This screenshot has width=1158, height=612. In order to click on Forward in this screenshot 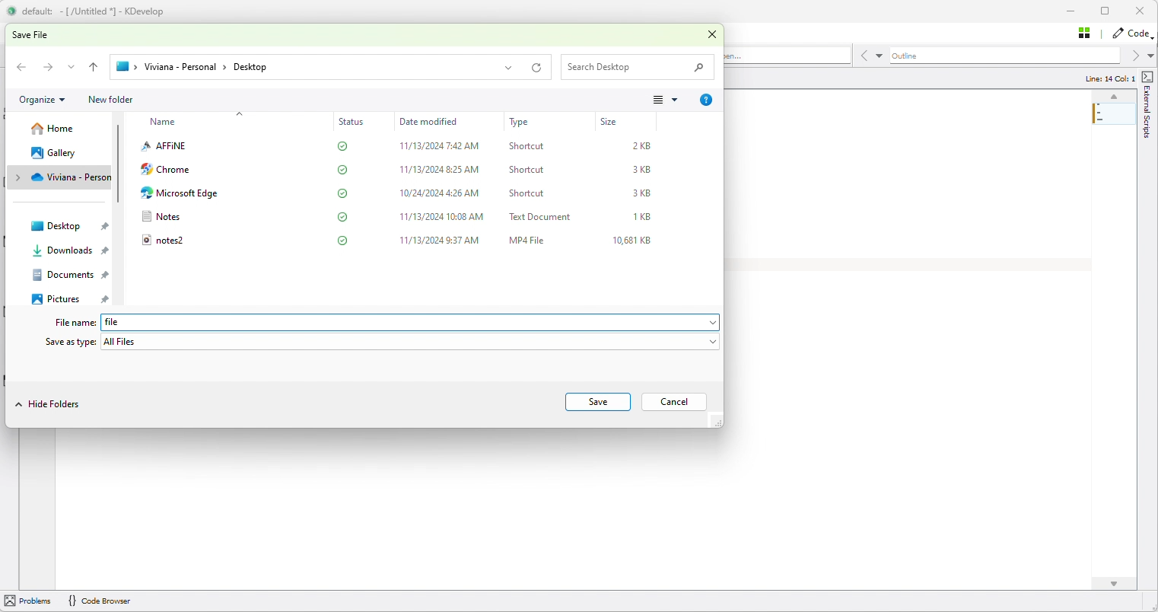, I will do `click(49, 66)`.